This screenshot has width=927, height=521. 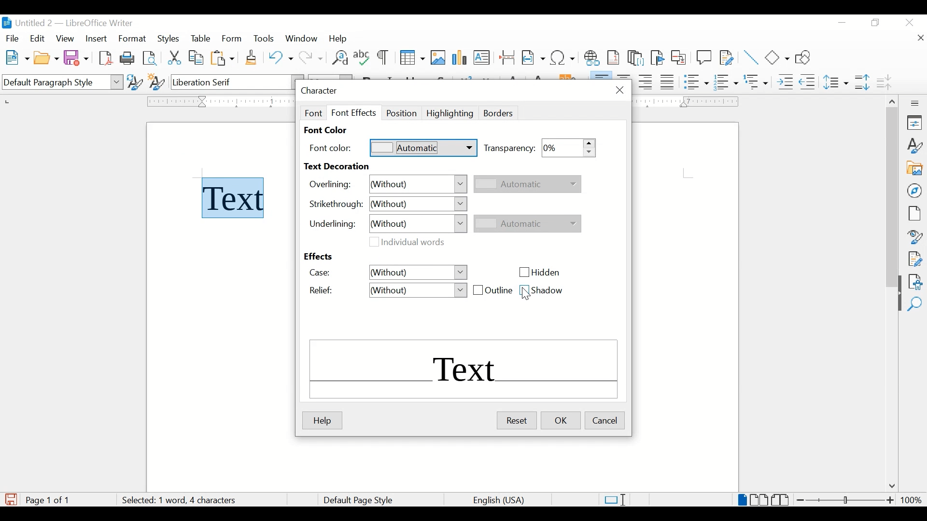 I want to click on decrease paragraph spacing, so click(x=884, y=82).